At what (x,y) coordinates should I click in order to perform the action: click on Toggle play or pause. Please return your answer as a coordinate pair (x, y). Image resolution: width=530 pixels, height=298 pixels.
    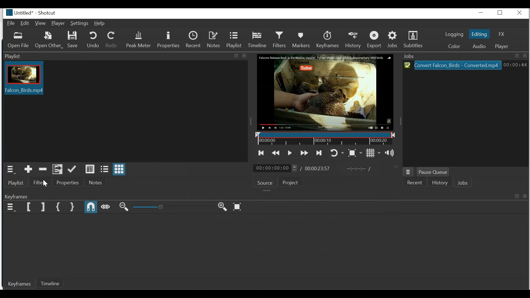
    Looking at the image, I should click on (290, 153).